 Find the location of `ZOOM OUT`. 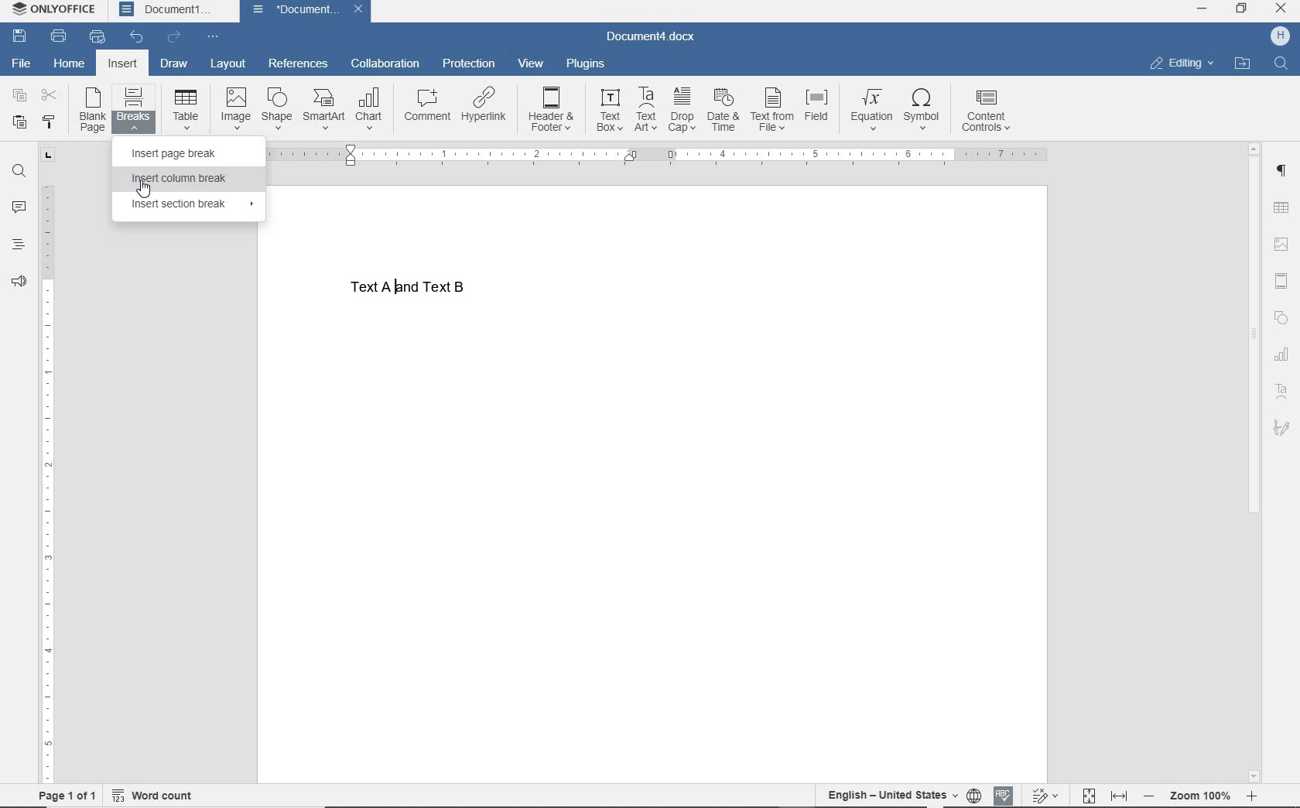

ZOOM OUT is located at coordinates (1200, 796).